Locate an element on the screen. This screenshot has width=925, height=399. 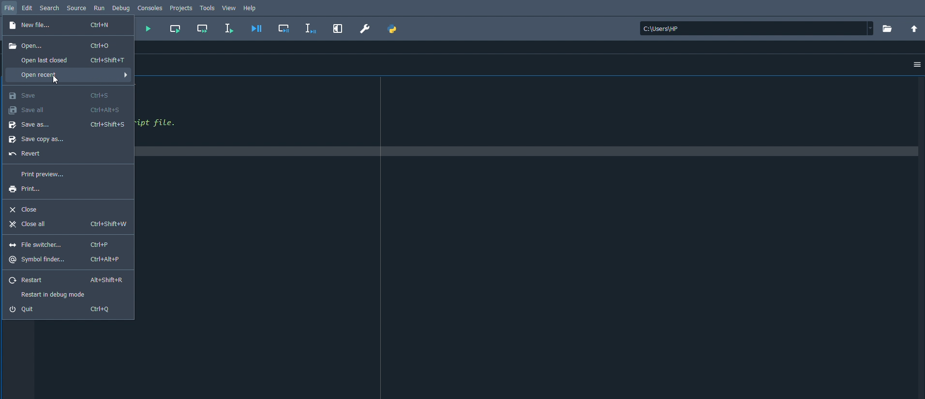
Debug selection or current line is located at coordinates (311, 28).